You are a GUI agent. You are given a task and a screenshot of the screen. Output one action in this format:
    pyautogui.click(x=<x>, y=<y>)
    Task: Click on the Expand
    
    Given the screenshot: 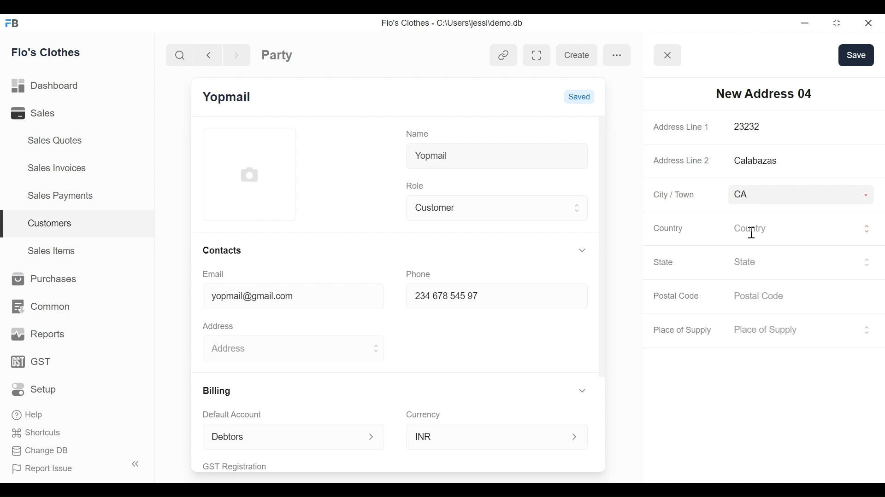 What is the action you would take?
    pyautogui.click(x=867, y=229)
    